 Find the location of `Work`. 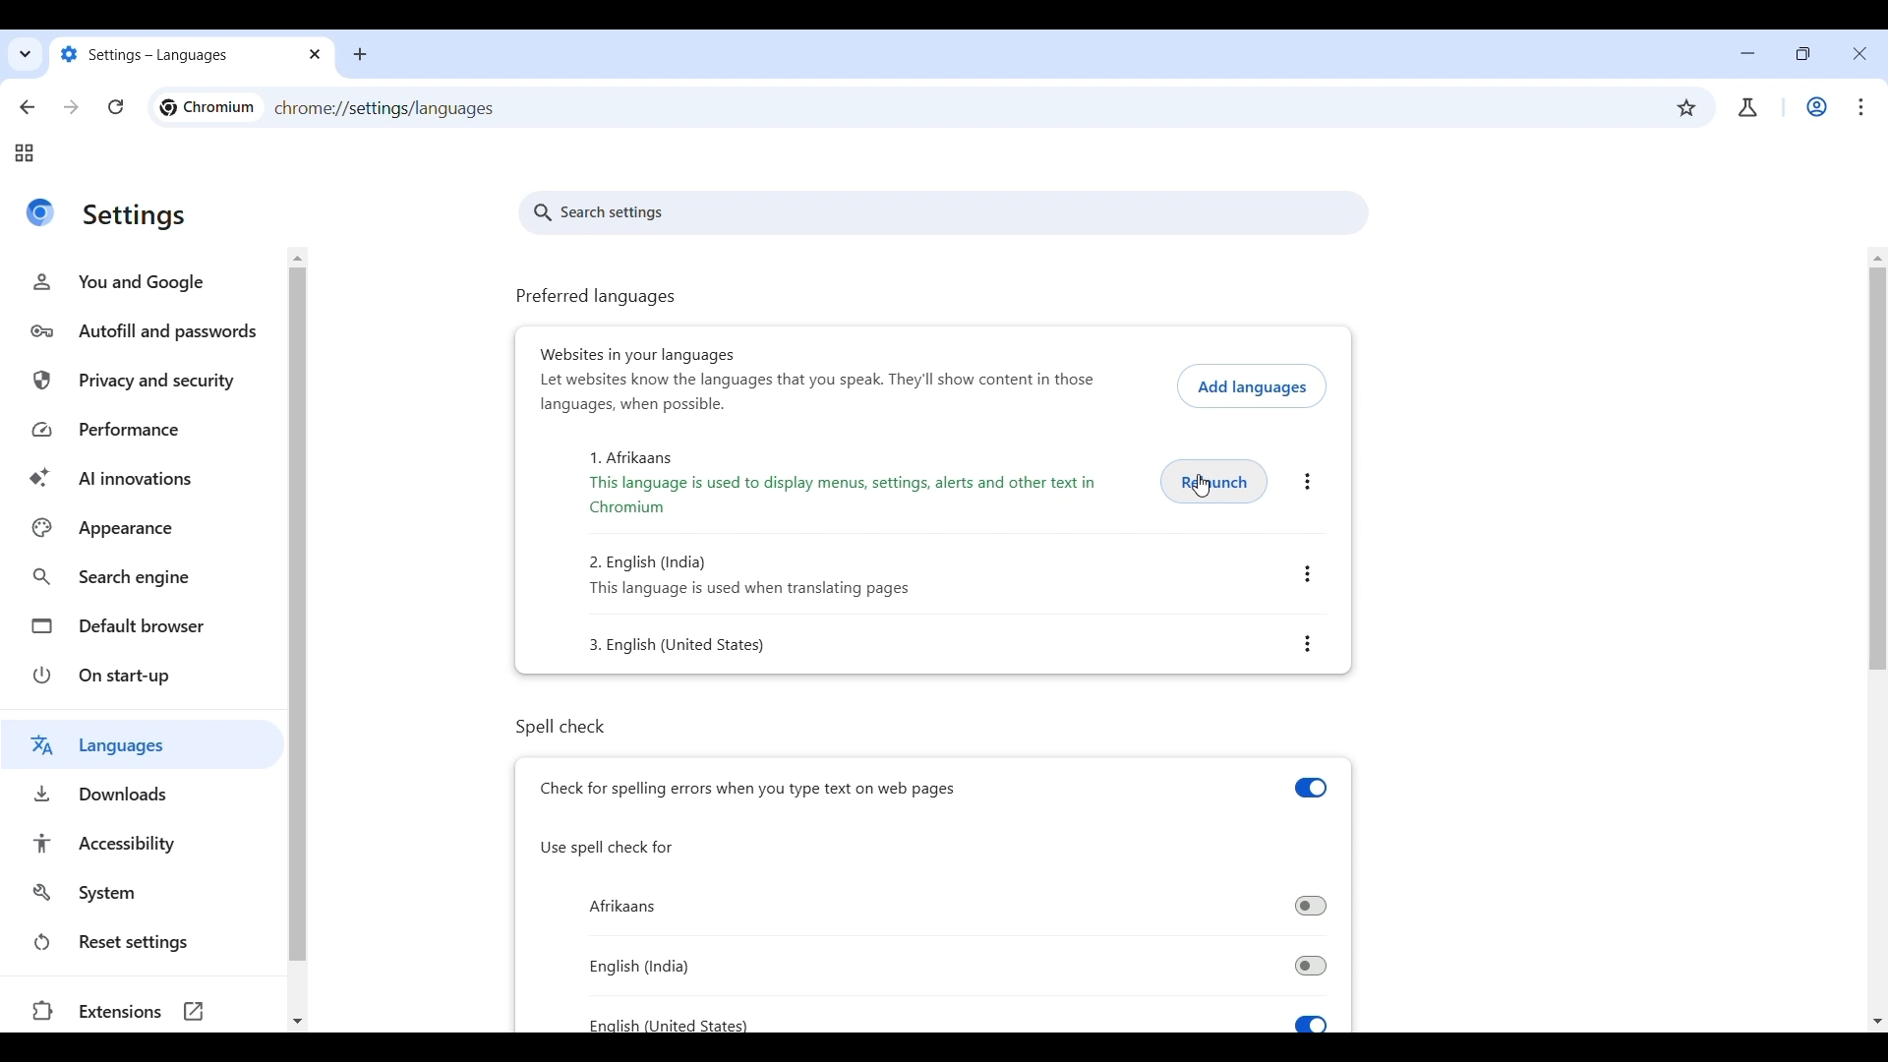

Work is located at coordinates (1816, 106).